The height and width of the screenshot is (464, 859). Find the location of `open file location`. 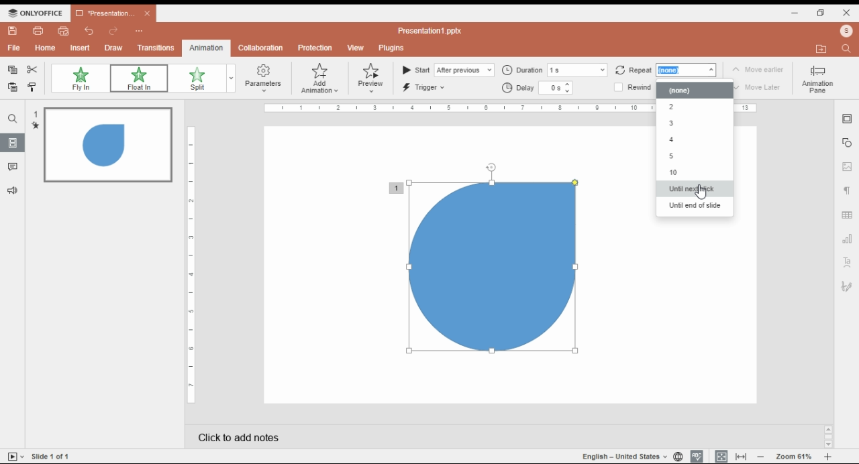

open file location is located at coordinates (846, 32).